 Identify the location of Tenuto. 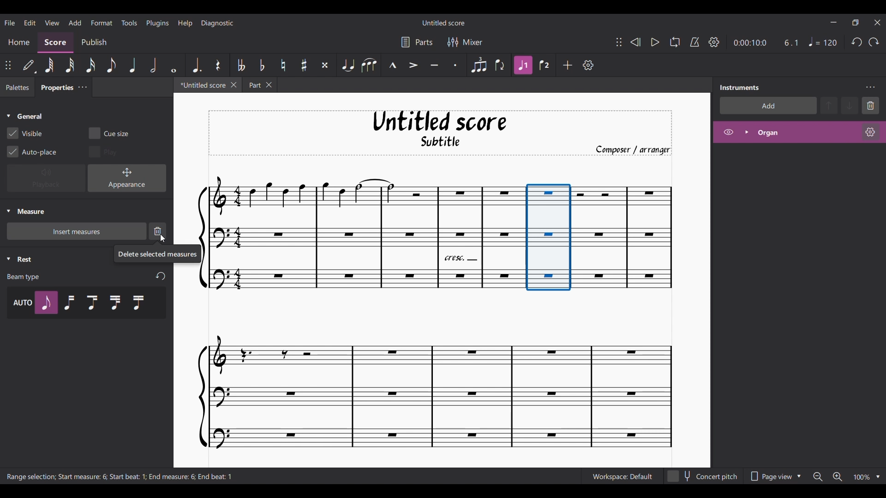
(435, 65).